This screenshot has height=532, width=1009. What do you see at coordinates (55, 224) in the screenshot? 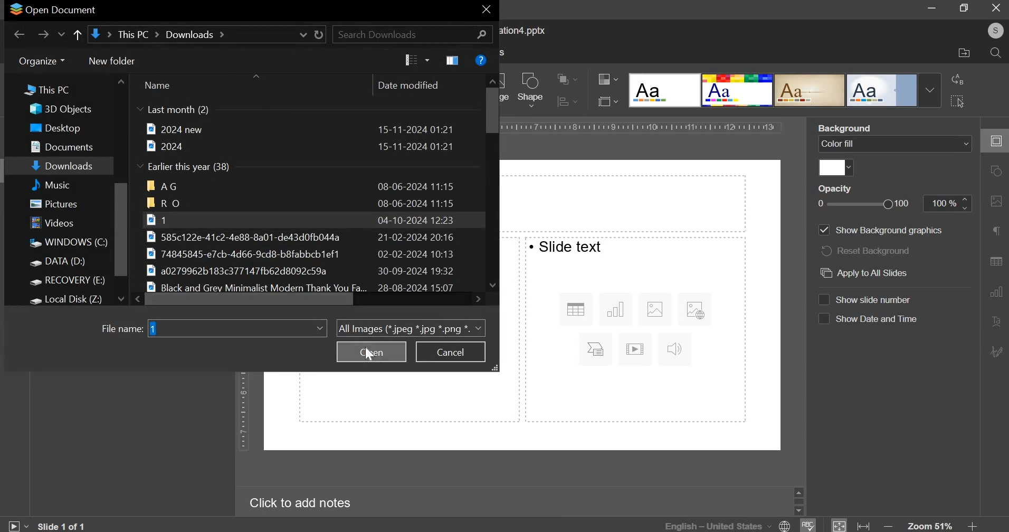
I see `videos` at bounding box center [55, 224].